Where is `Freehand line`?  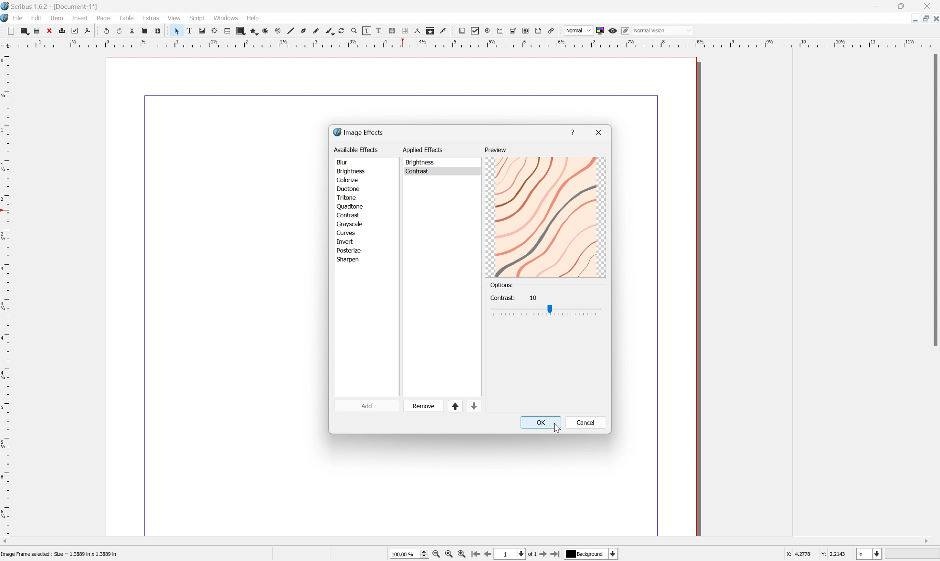 Freehand line is located at coordinates (318, 29).